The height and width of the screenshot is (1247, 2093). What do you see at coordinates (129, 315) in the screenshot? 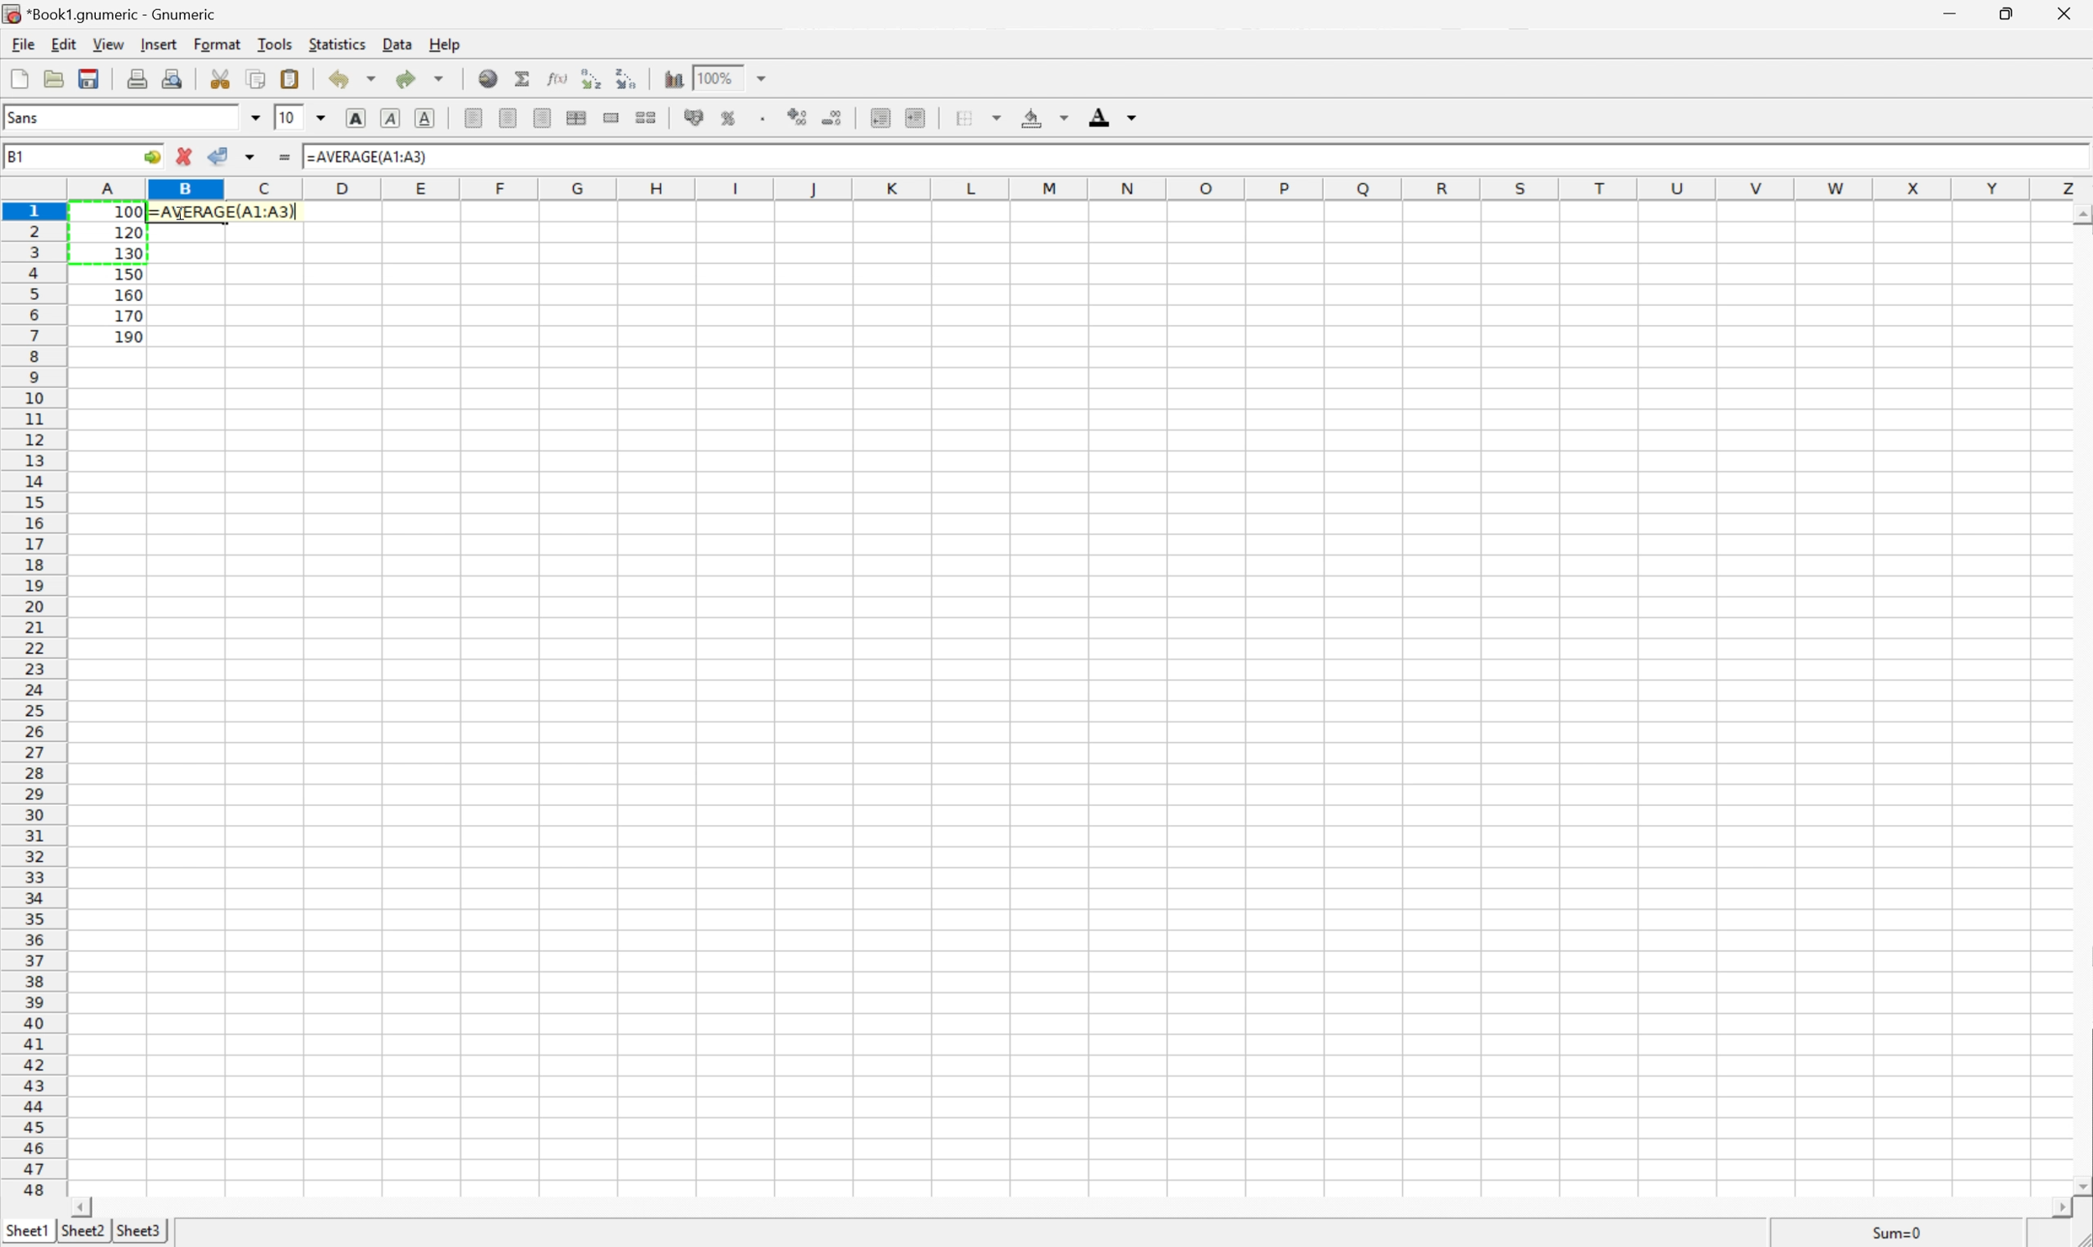
I see `170` at bounding box center [129, 315].